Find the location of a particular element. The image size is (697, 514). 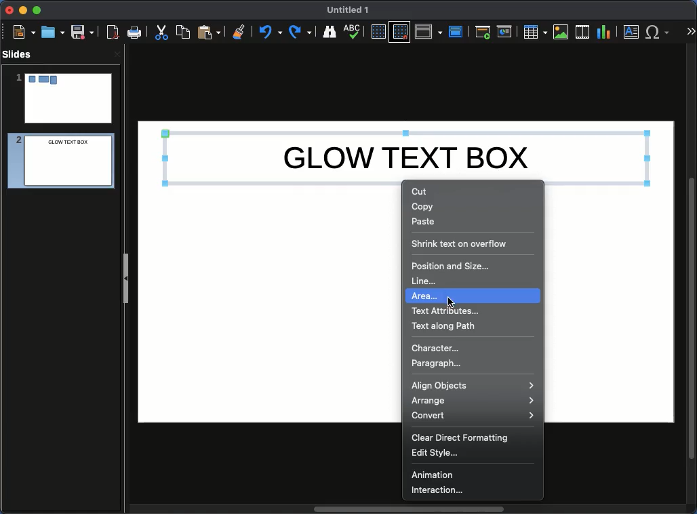

Slide 1 is located at coordinates (63, 98).